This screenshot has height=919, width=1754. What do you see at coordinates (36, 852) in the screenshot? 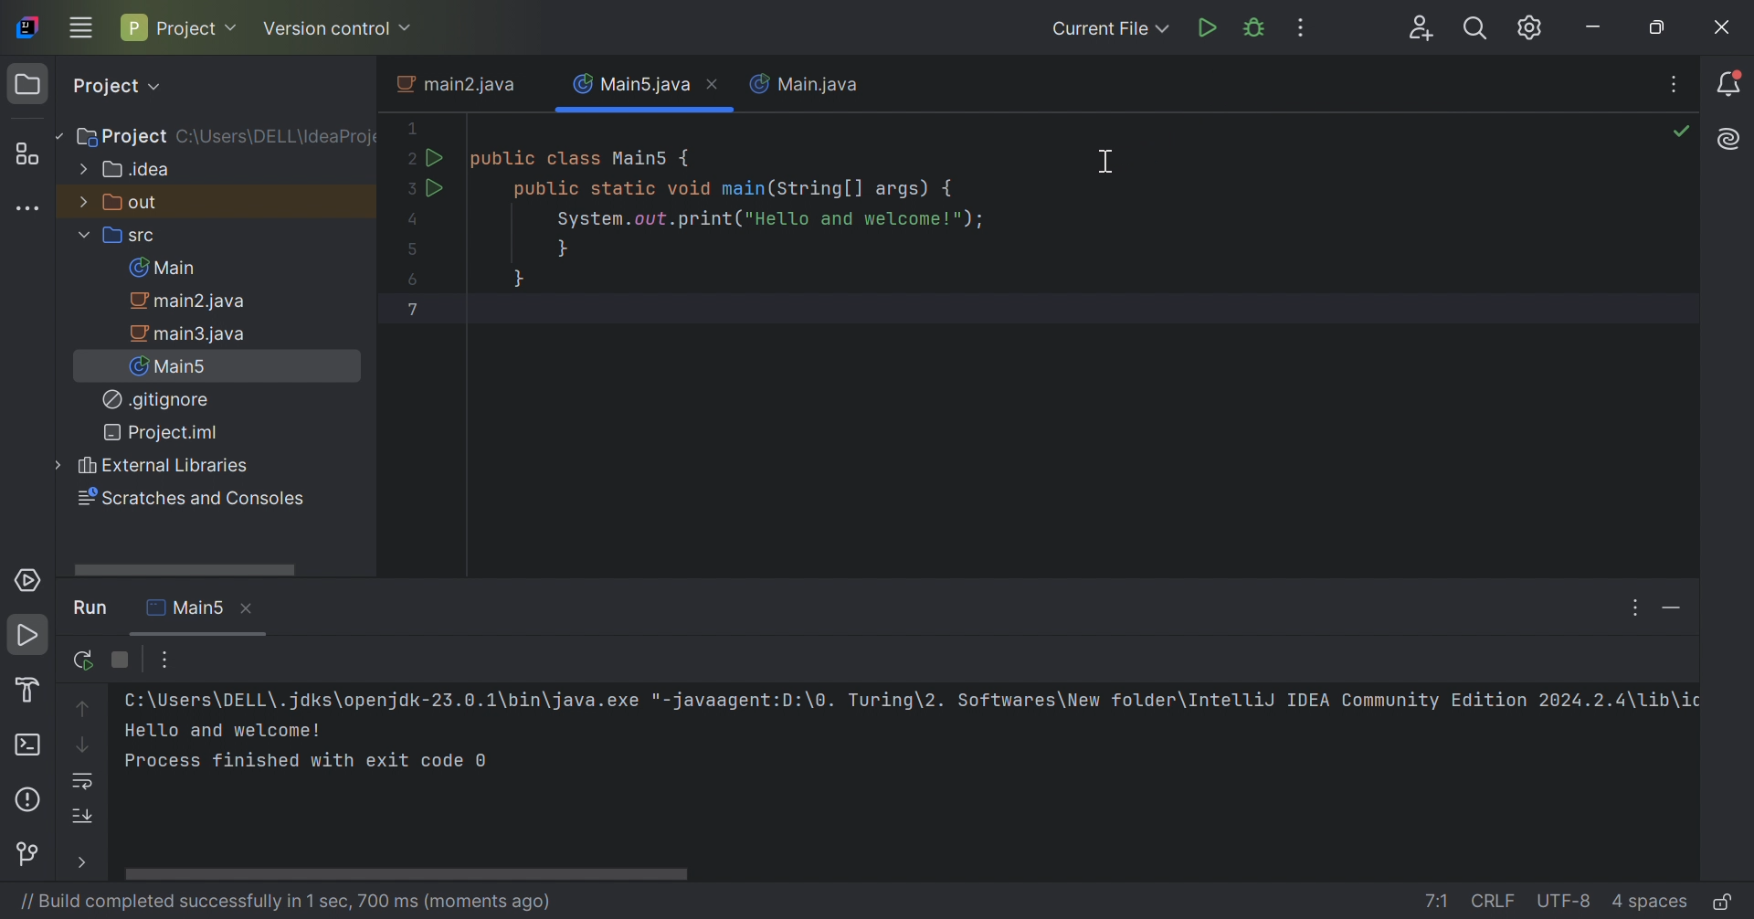
I see `Version Control` at bounding box center [36, 852].